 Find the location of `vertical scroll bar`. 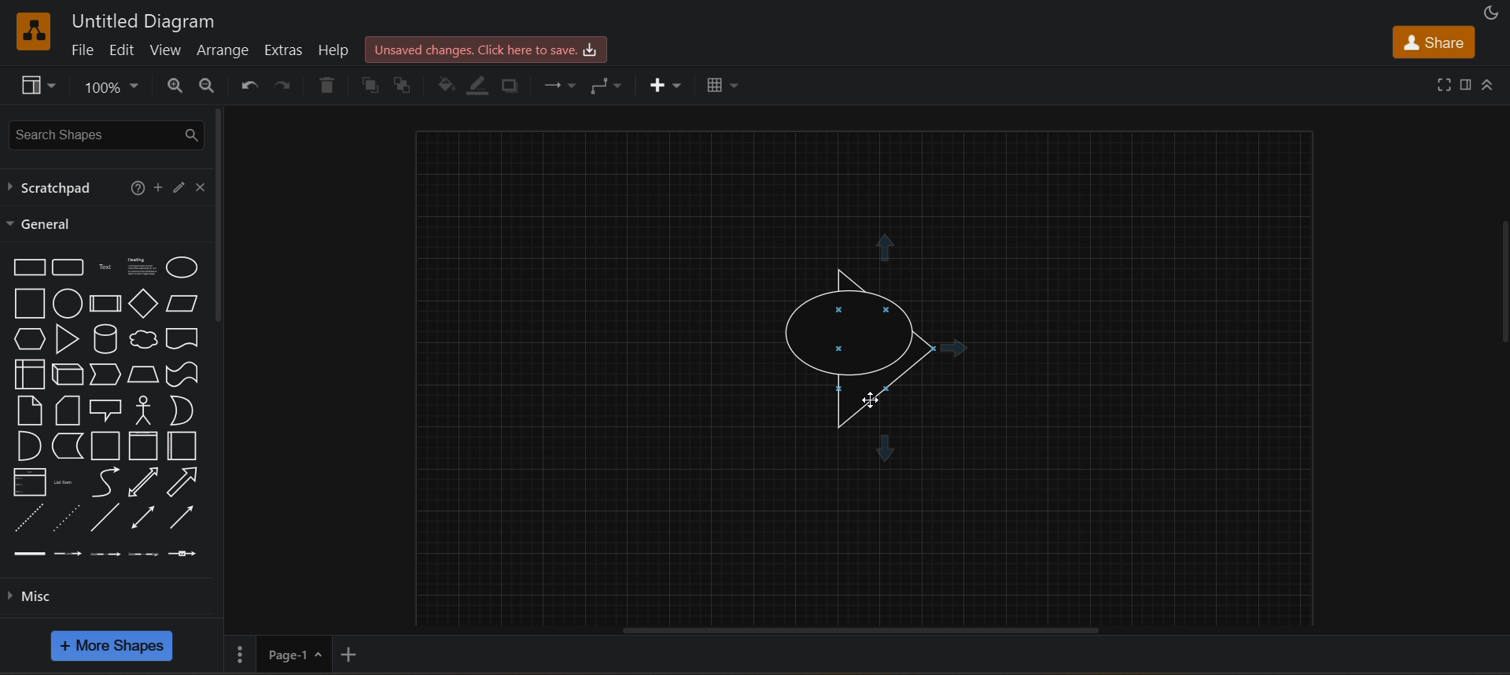

vertical scroll bar is located at coordinates (224, 215).